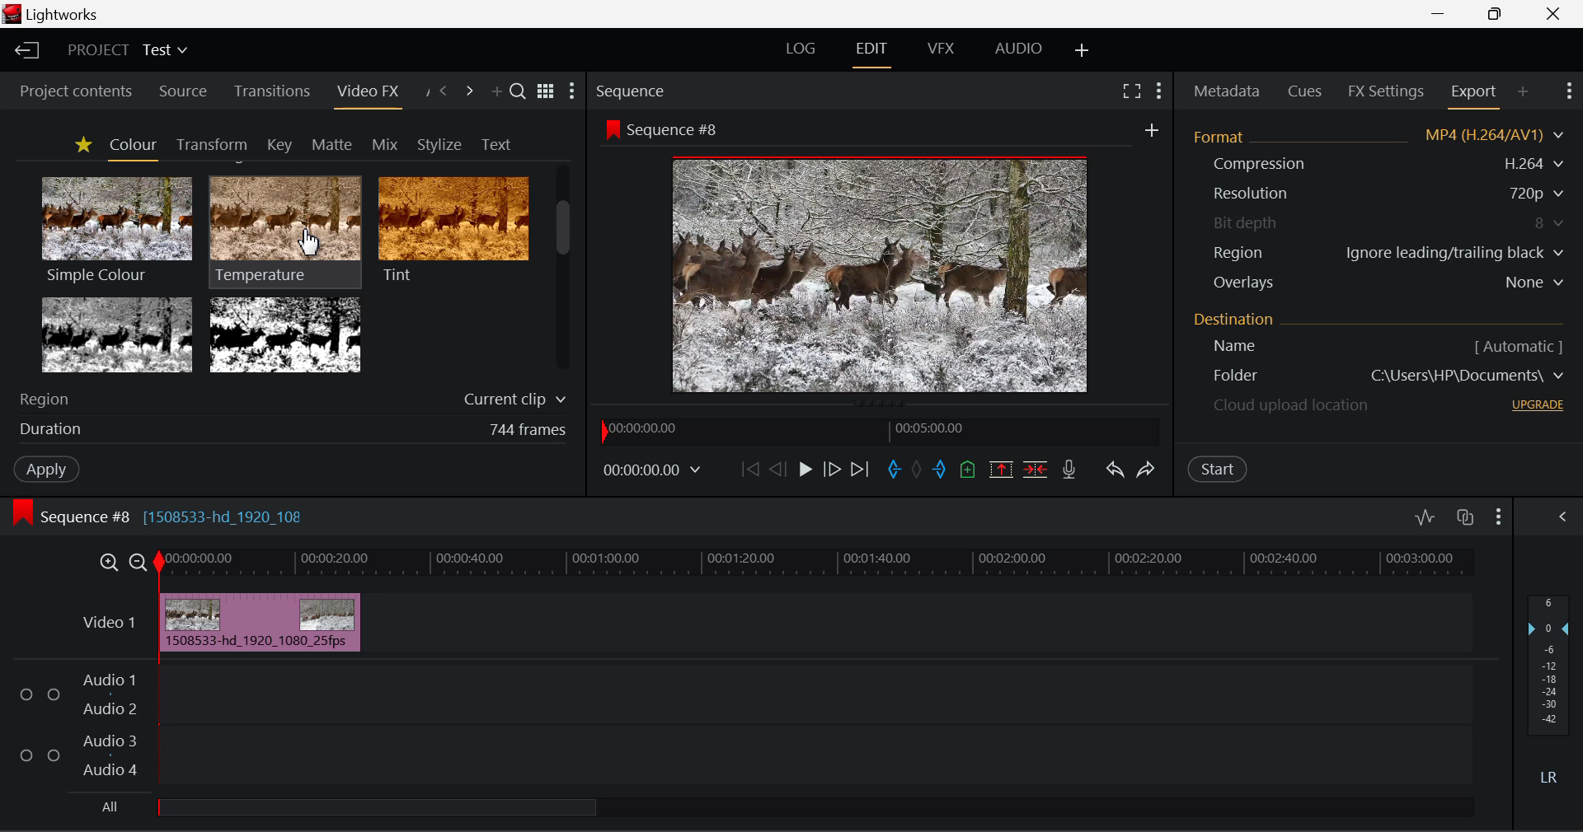  I want to click on Two Tone, so click(283, 334).